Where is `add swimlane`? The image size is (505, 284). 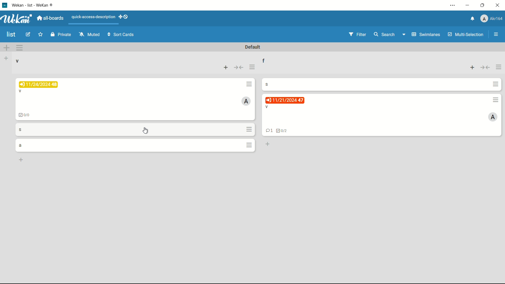 add swimlane is located at coordinates (6, 48).